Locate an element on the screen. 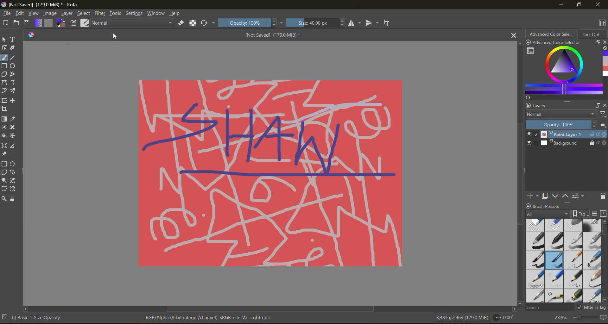  remove is located at coordinates (602, 196).